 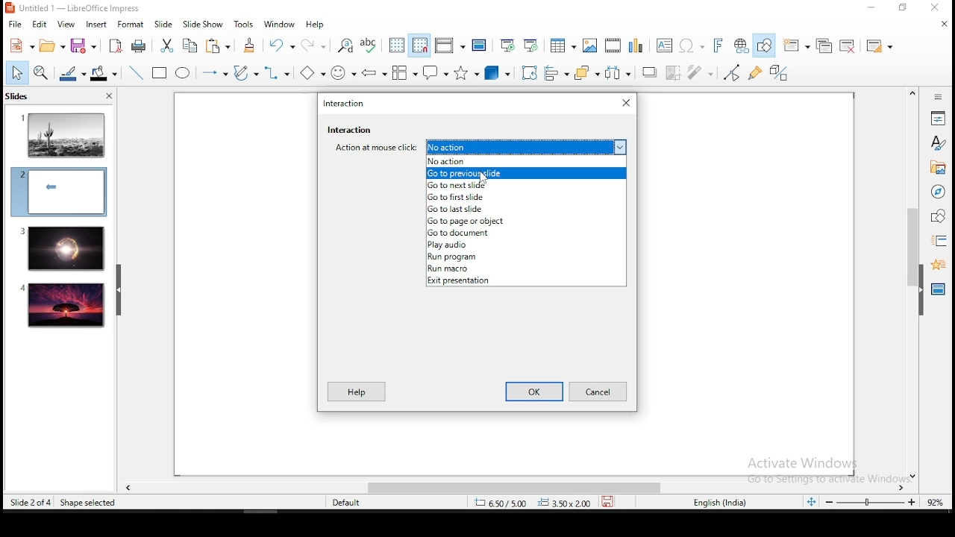 I want to click on select, so click(x=17, y=72).